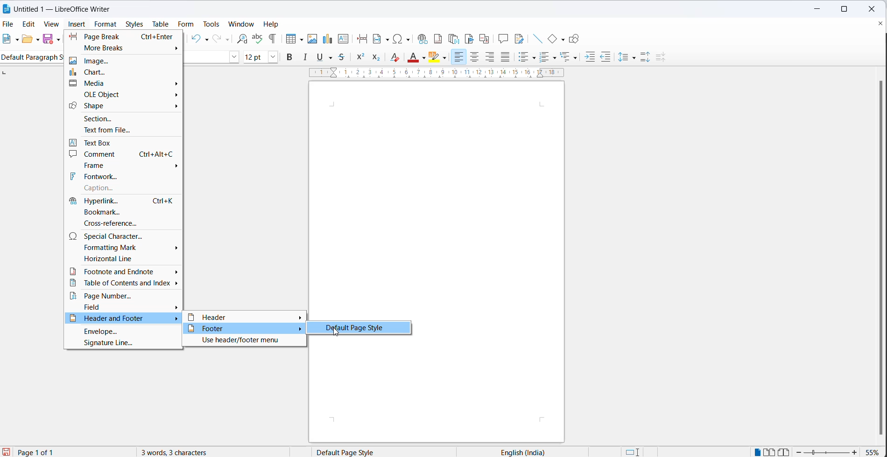  What do you see at coordinates (423, 39) in the screenshot?
I see `insert hyperlinks` at bounding box center [423, 39].